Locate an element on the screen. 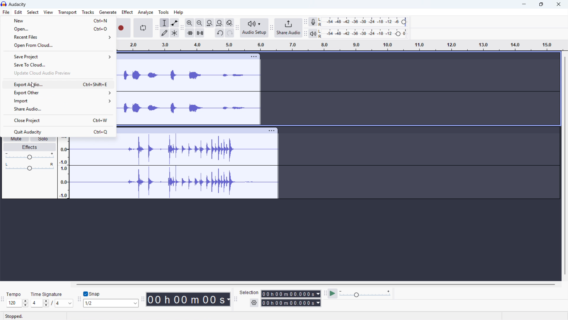 Image resolution: width=568 pixels, height=320 pixels. Set time signature  is located at coordinates (52, 303).